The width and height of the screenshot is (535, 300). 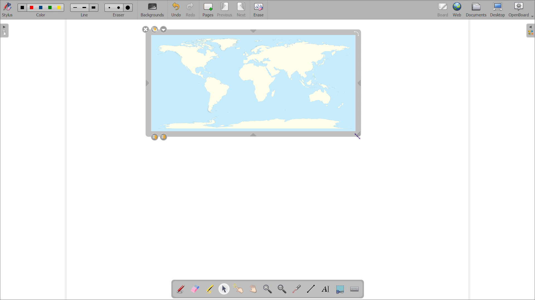 What do you see at coordinates (360, 134) in the screenshot?
I see `resize` at bounding box center [360, 134].